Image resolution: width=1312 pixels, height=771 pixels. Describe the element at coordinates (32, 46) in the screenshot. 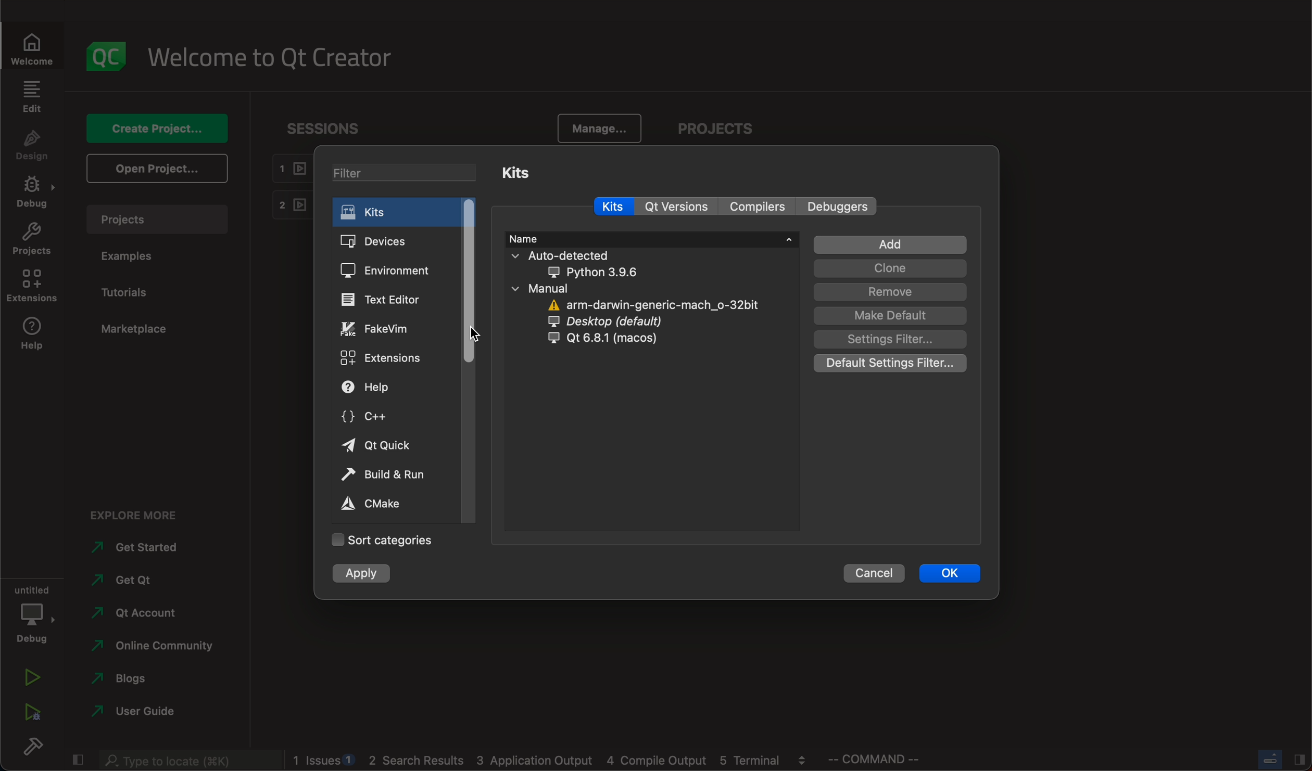

I see `welcome` at that location.